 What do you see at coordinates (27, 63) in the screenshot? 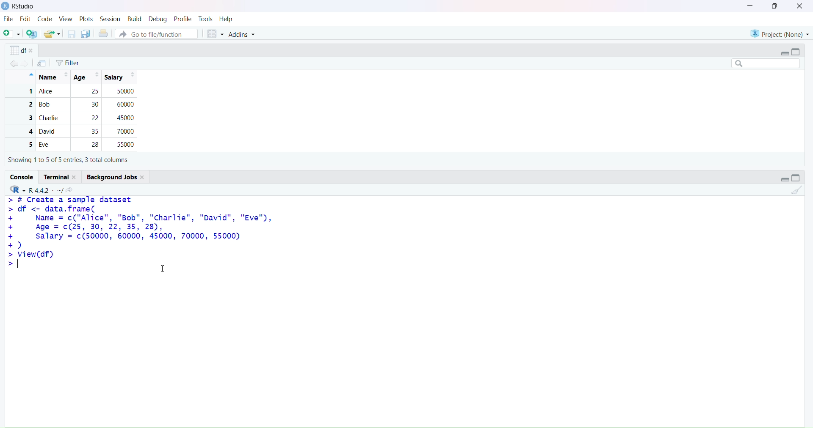
I see `forward` at bounding box center [27, 63].